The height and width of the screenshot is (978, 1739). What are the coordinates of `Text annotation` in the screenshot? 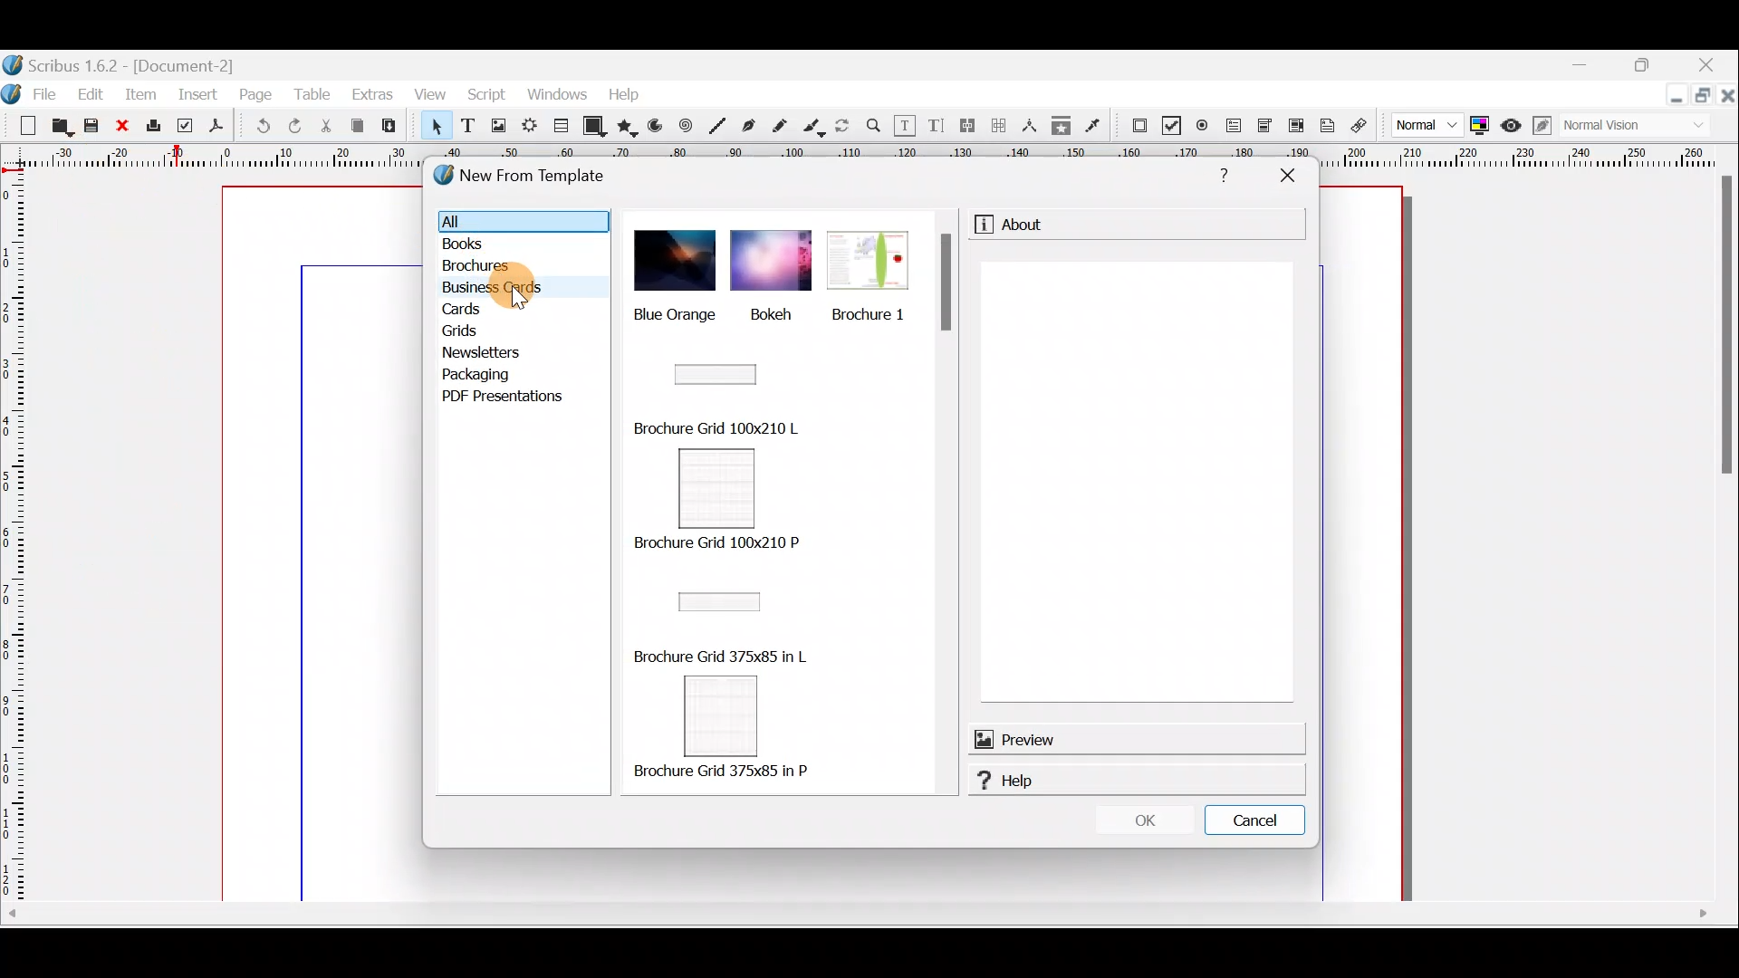 It's located at (1326, 127).